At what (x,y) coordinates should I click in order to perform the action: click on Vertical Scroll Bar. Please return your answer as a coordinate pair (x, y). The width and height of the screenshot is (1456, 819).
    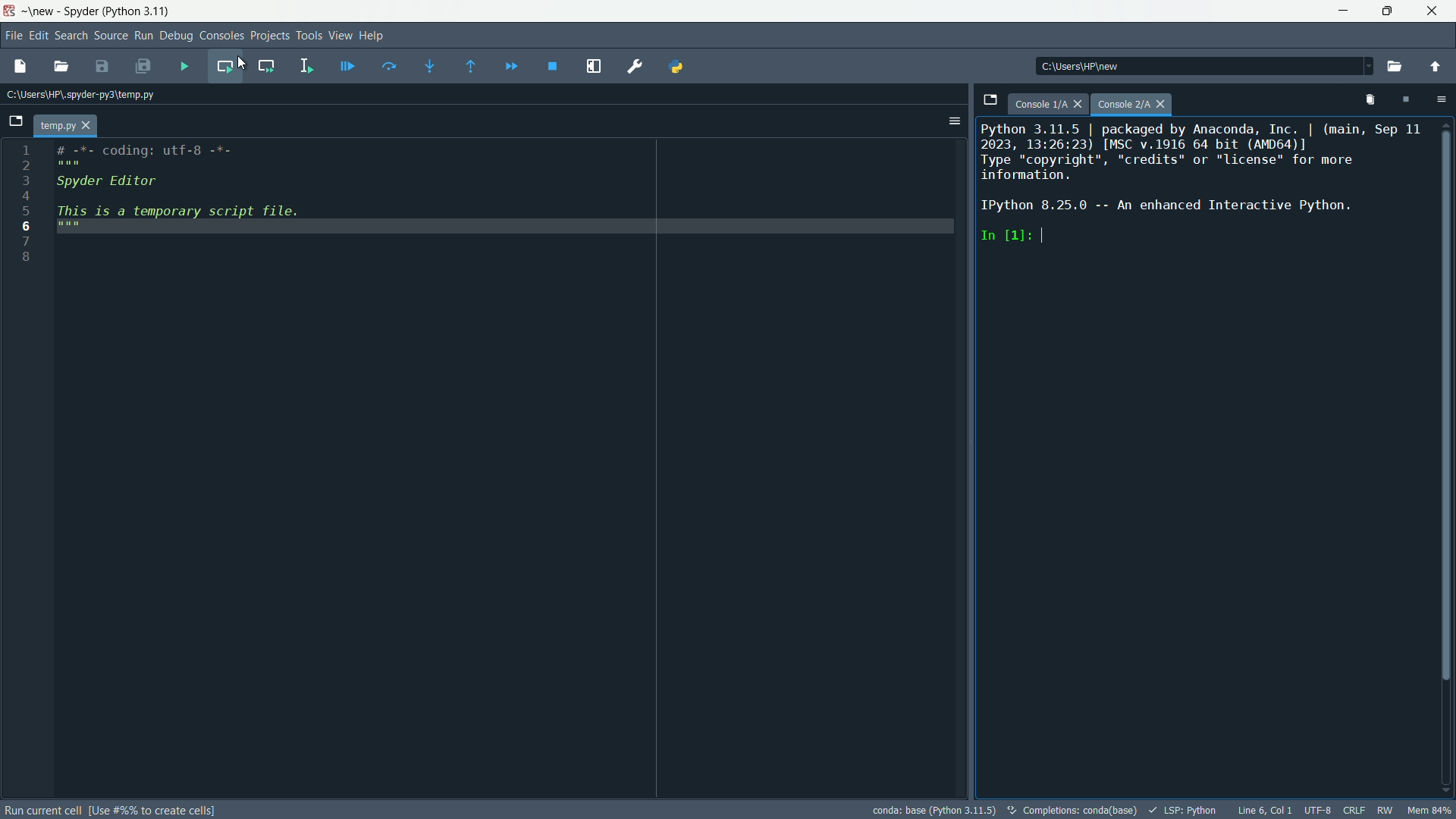
    Looking at the image, I should click on (1447, 404).